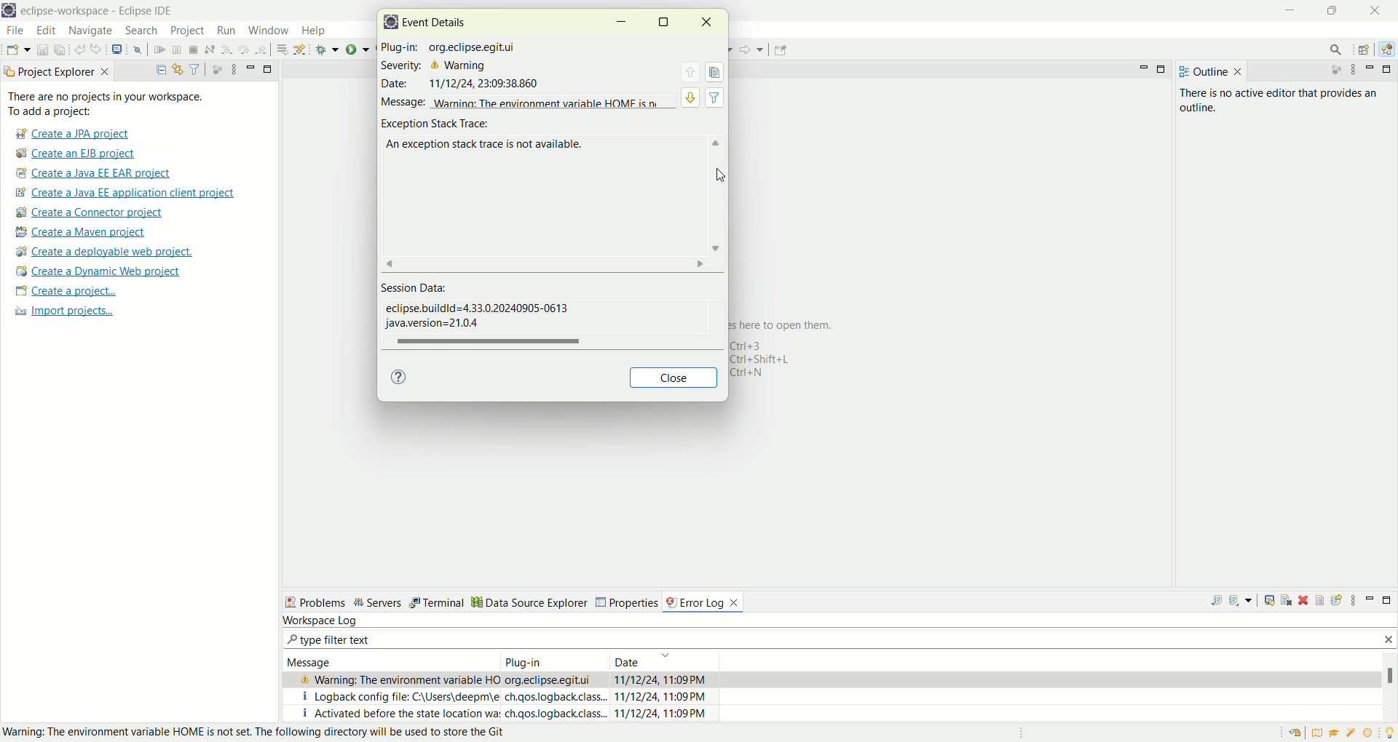  Describe the element at coordinates (1356, 601) in the screenshot. I see `view menu` at that location.